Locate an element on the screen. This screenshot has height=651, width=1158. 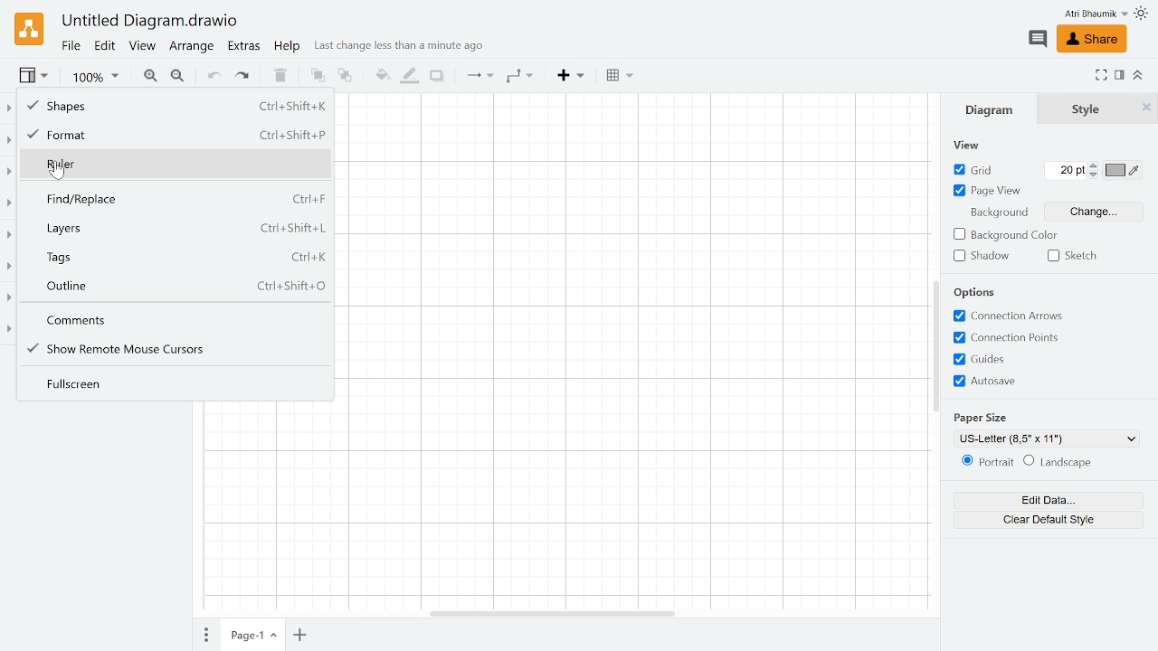
View is located at coordinates (144, 46).